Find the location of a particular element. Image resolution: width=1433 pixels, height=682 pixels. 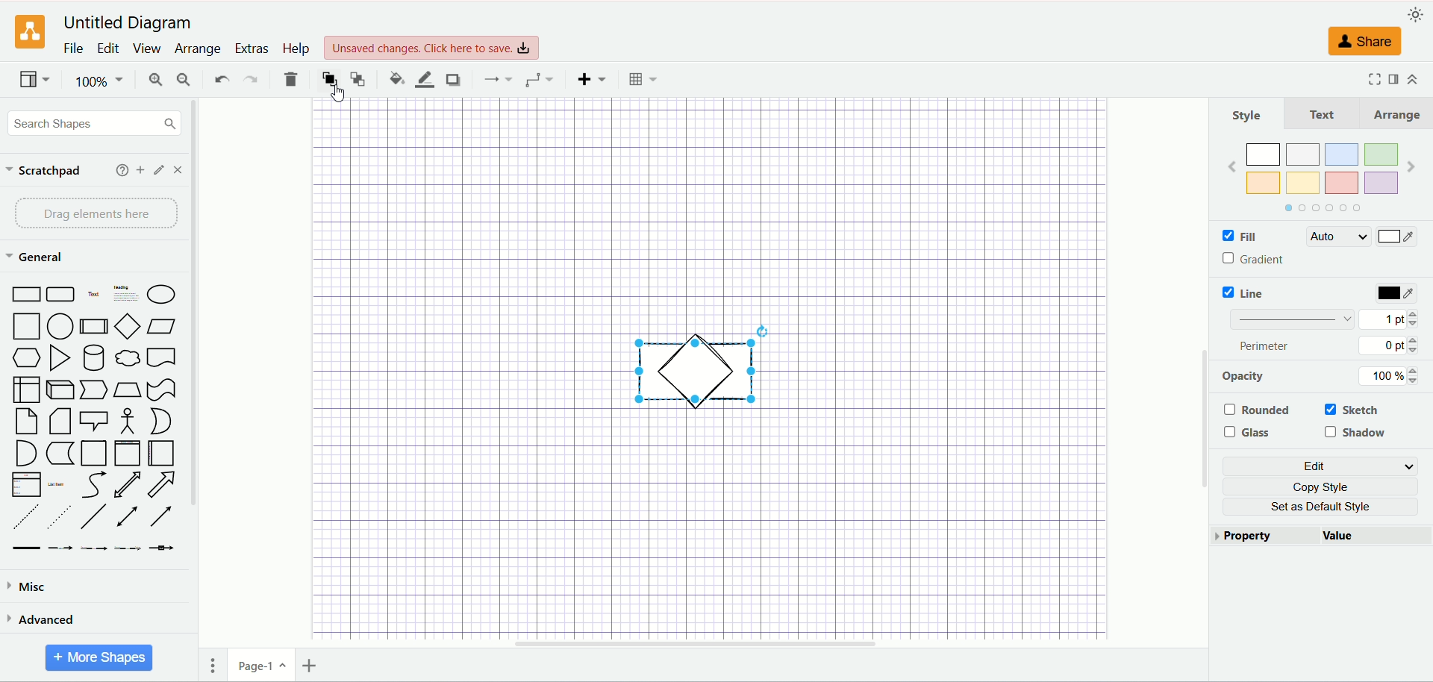

miscadvanced is located at coordinates (33, 589).